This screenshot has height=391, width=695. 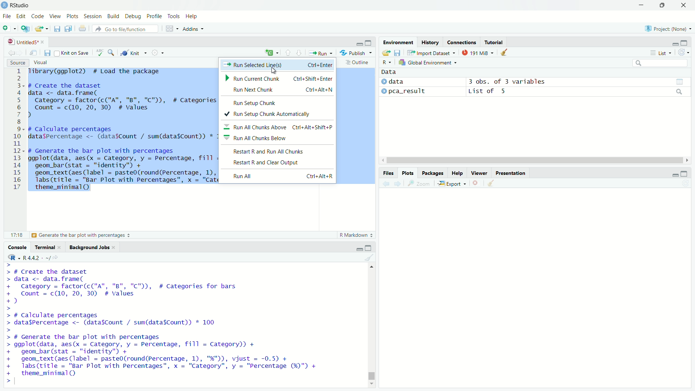 I want to click on build, so click(x=115, y=17).